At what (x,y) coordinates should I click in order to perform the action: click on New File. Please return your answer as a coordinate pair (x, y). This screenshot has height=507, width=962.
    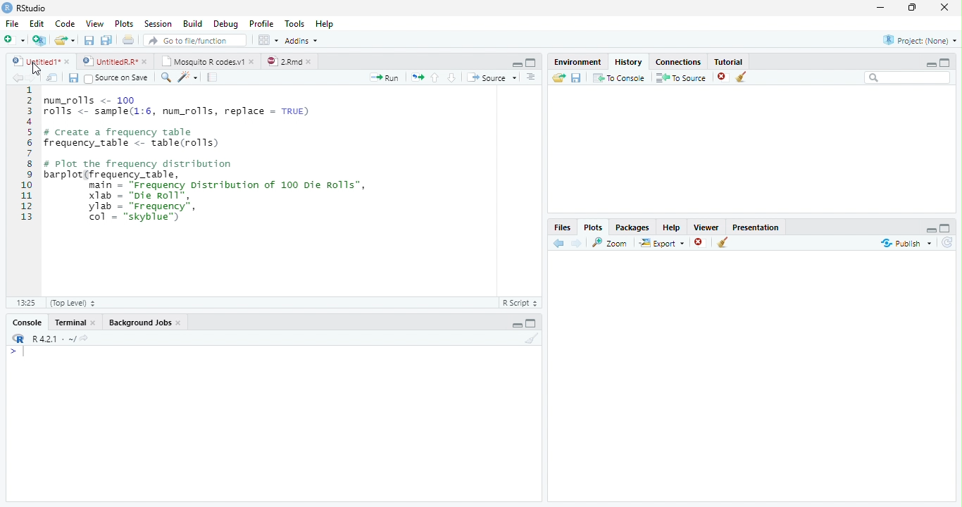
    Looking at the image, I should click on (14, 39).